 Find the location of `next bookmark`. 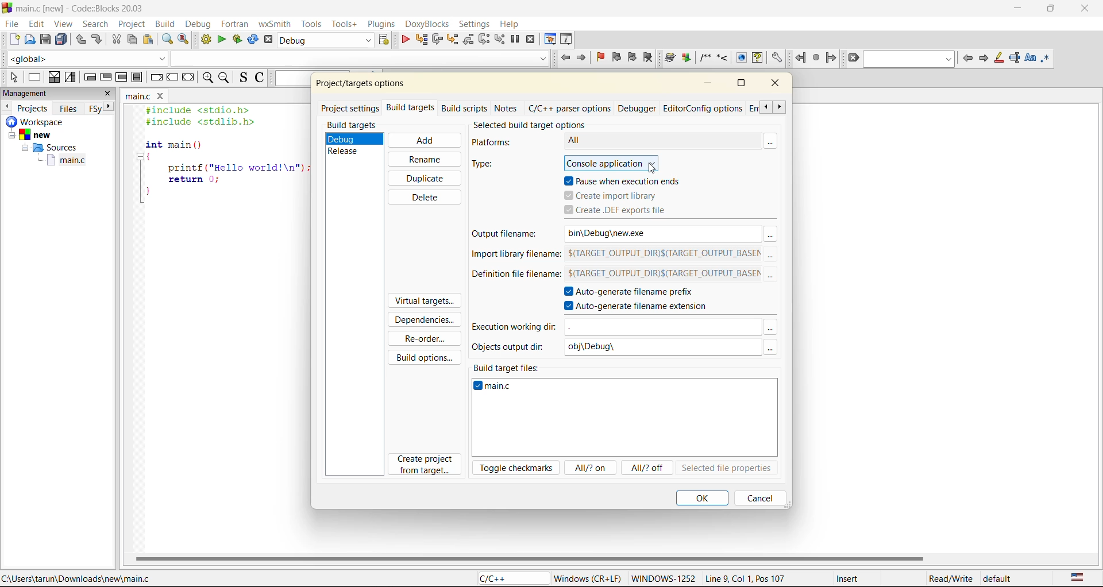

next bookmark is located at coordinates (634, 59).